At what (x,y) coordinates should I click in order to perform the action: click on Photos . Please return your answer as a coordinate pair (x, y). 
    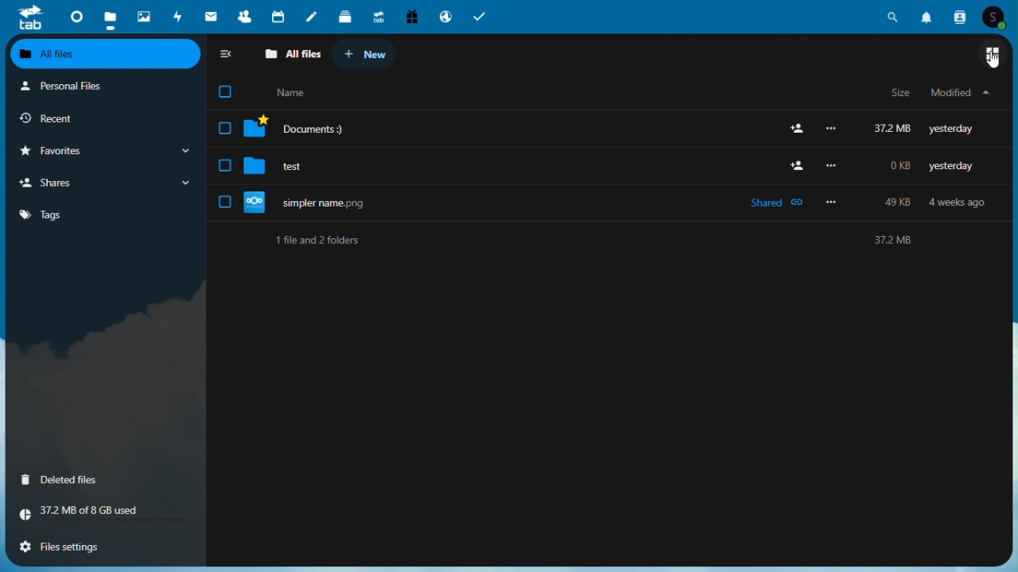
    Looking at the image, I should click on (142, 15).